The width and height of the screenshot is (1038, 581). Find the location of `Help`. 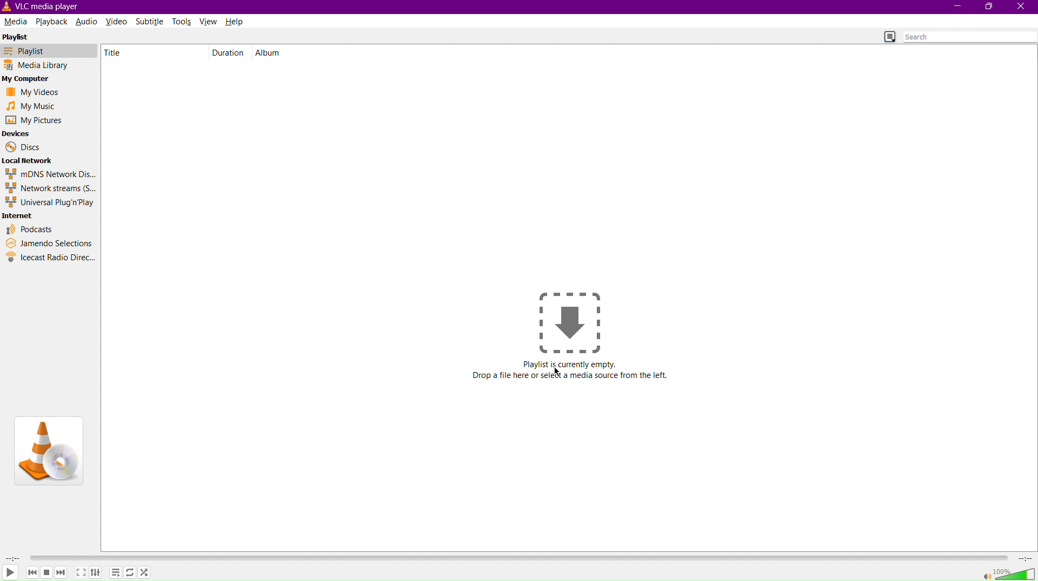

Help is located at coordinates (236, 21).